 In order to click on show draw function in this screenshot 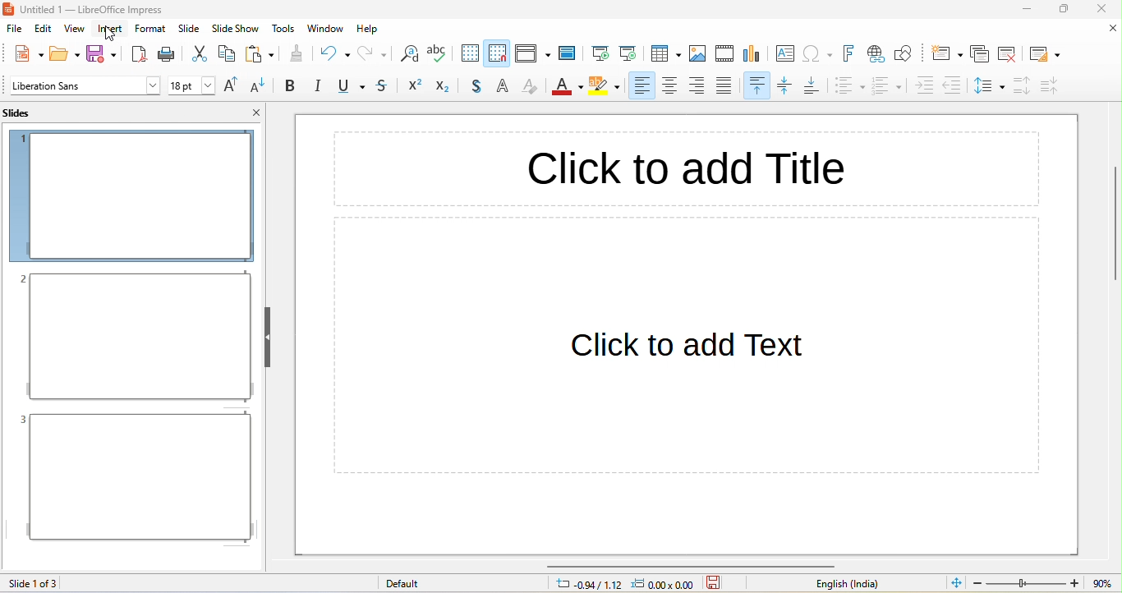, I will do `click(907, 54)`.